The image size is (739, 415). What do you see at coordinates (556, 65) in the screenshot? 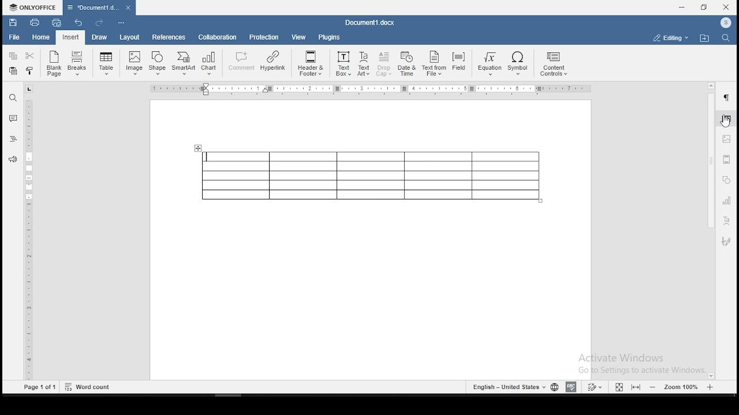
I see `content controls` at bounding box center [556, 65].